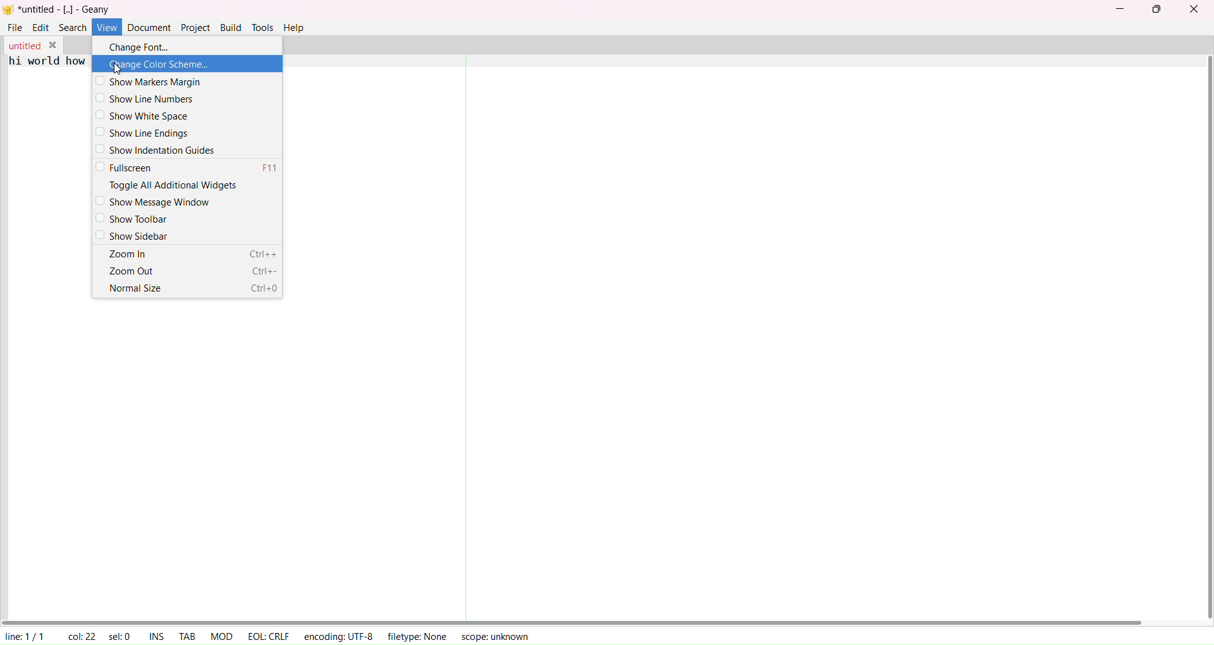 The image size is (1214, 645). What do you see at coordinates (185, 636) in the screenshot?
I see `tab` at bounding box center [185, 636].